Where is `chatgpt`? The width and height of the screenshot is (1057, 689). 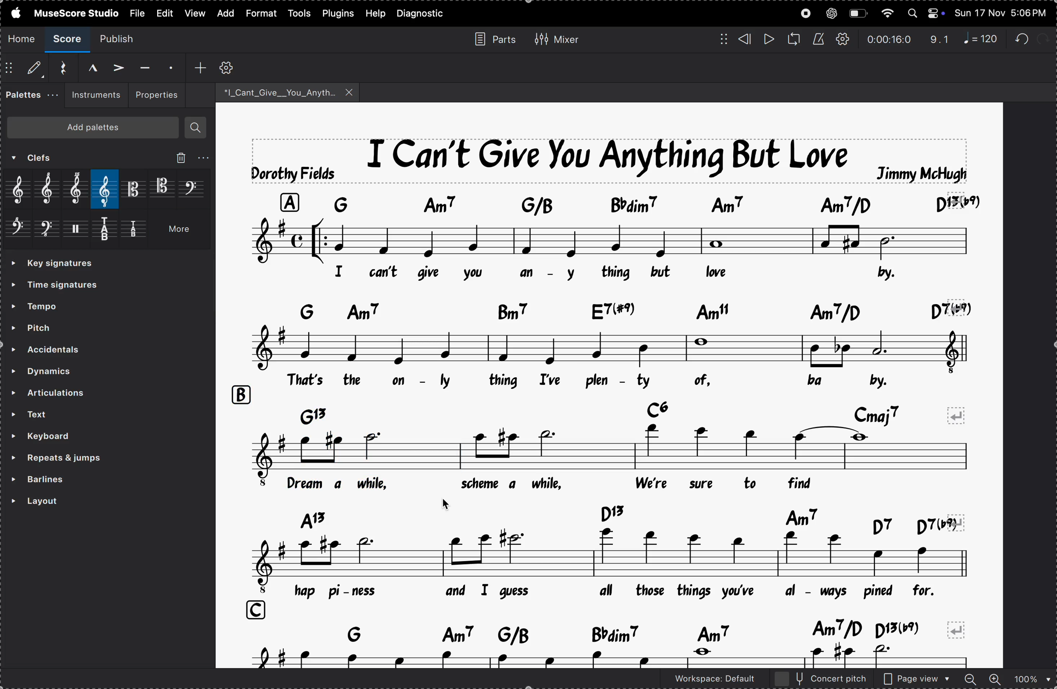
chatgpt is located at coordinates (831, 13).